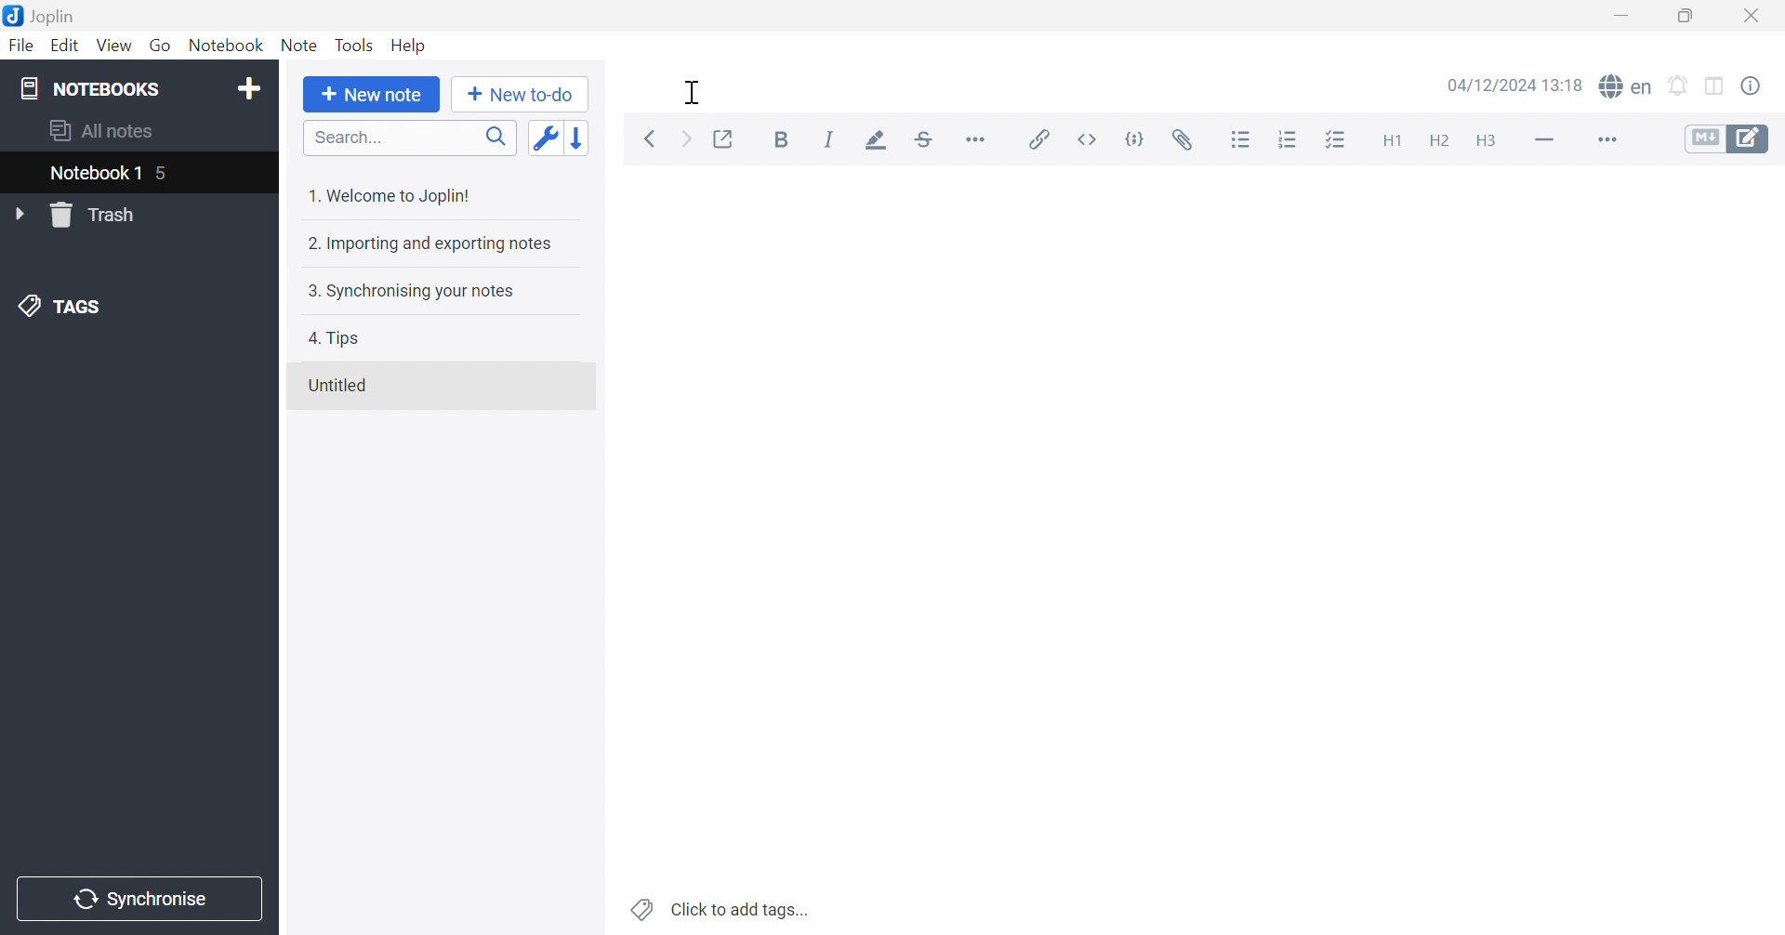  Describe the element at coordinates (228, 48) in the screenshot. I see `Notebook` at that location.